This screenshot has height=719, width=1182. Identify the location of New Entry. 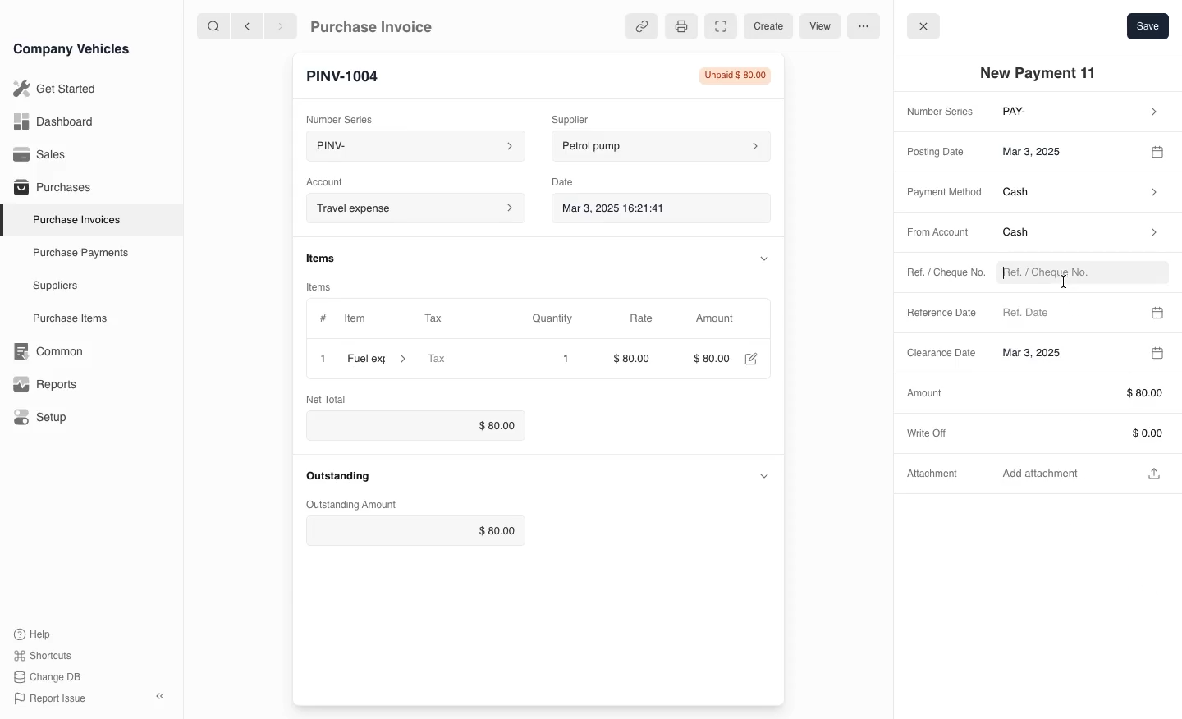
(350, 75).